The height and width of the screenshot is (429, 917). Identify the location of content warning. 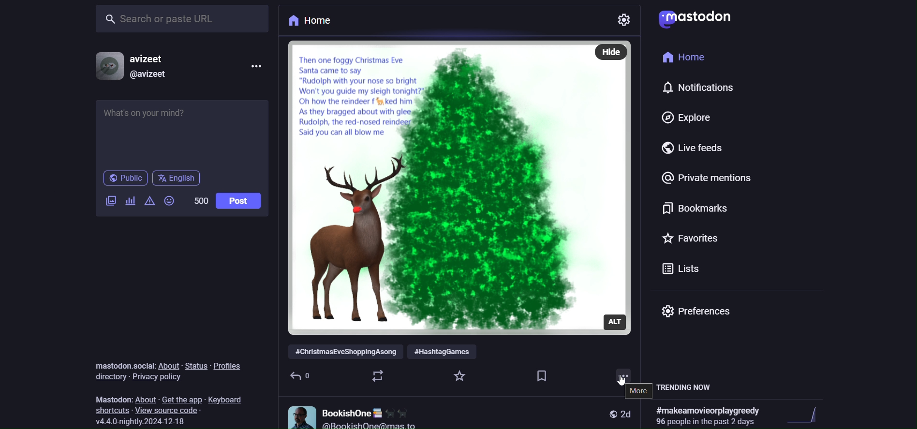
(151, 200).